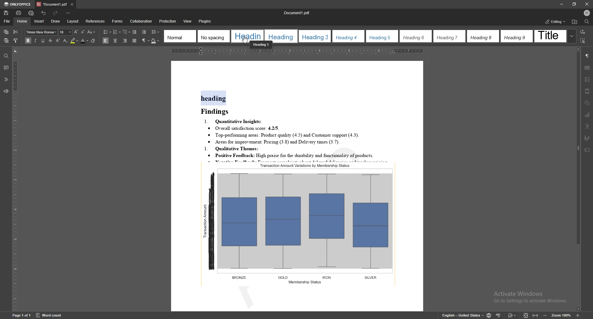 Image resolution: width=593 pixels, height=319 pixels. What do you see at coordinates (6, 56) in the screenshot?
I see `find` at bounding box center [6, 56].